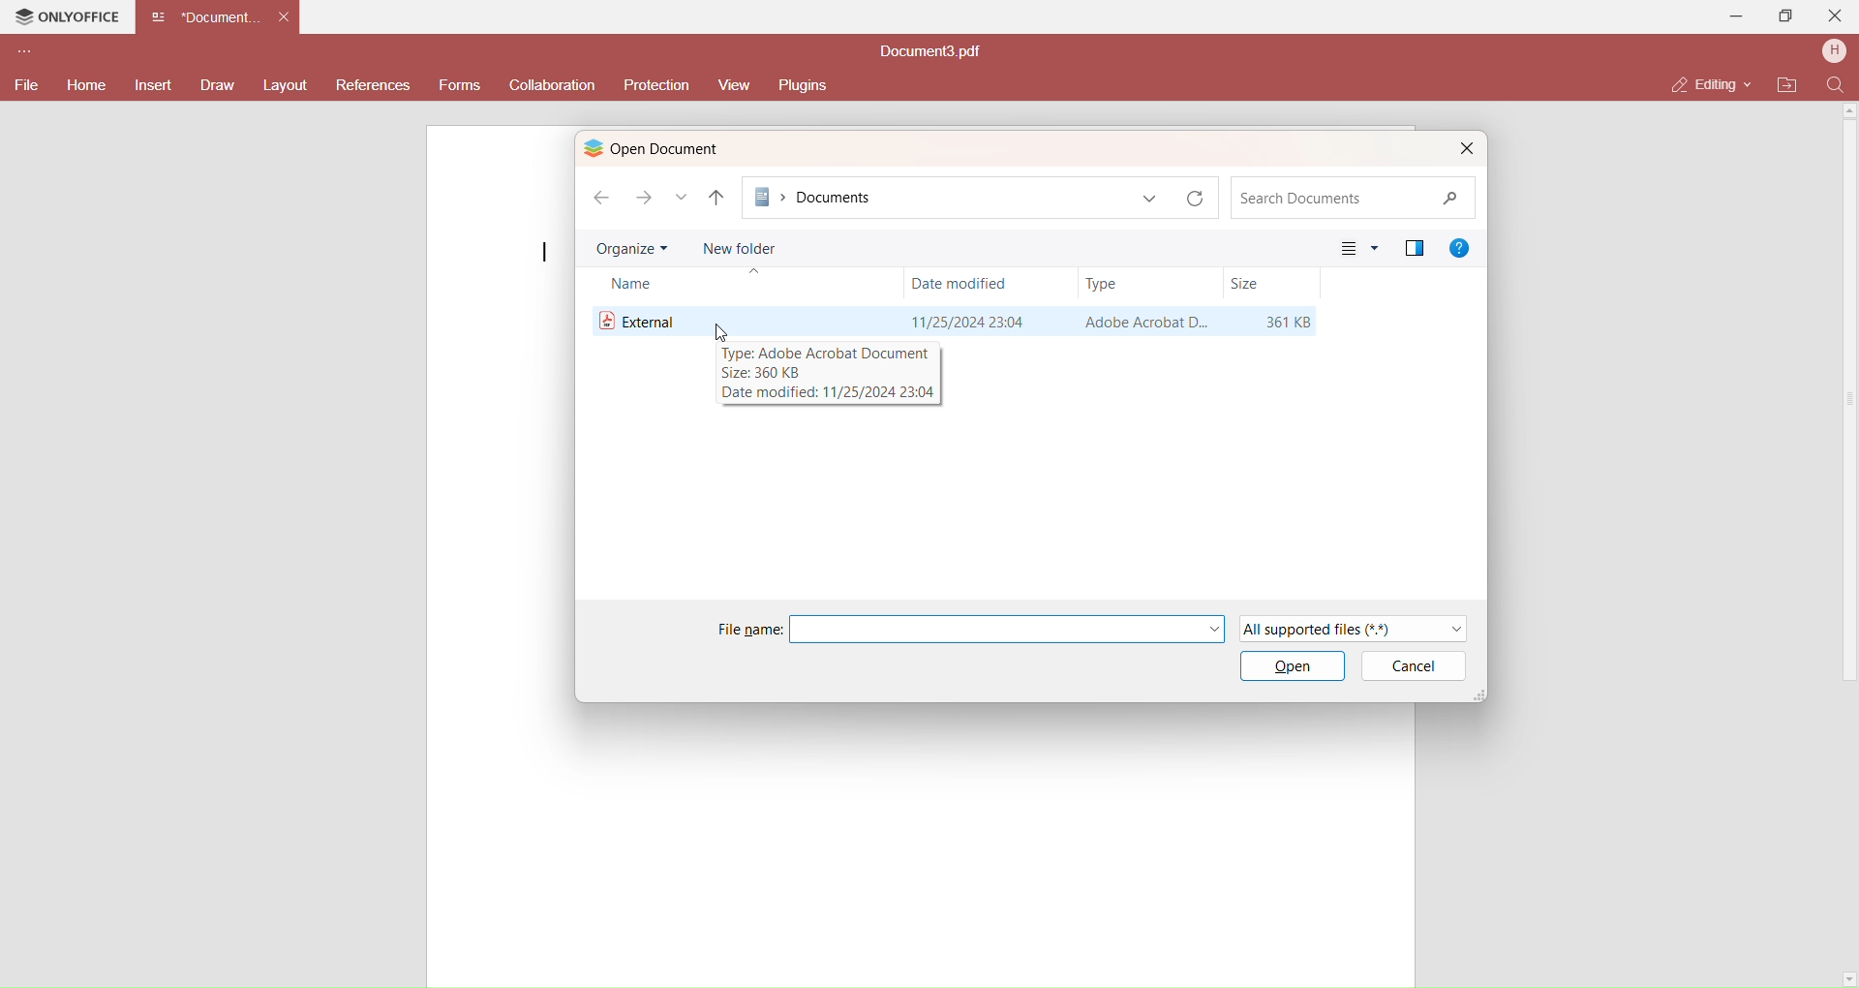 This screenshot has height=988, width=1859. What do you see at coordinates (1011, 629) in the screenshot?
I see `Selected File Name` at bounding box center [1011, 629].